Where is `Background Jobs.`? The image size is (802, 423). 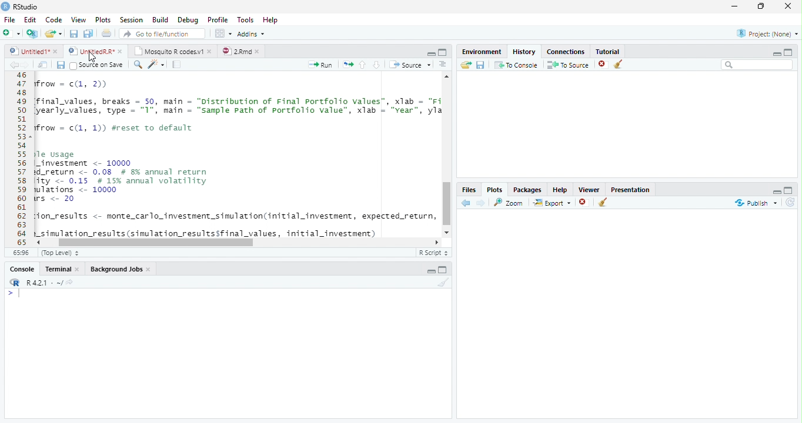
Background Jobs. is located at coordinates (121, 268).